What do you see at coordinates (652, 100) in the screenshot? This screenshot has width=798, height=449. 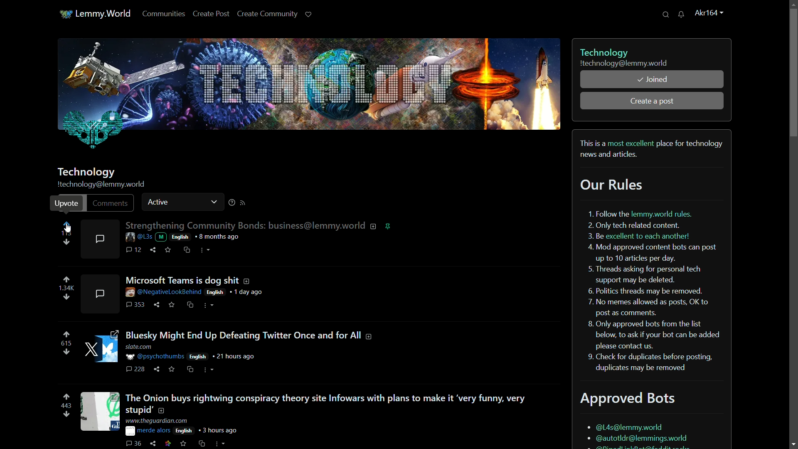 I see `create a post` at bounding box center [652, 100].